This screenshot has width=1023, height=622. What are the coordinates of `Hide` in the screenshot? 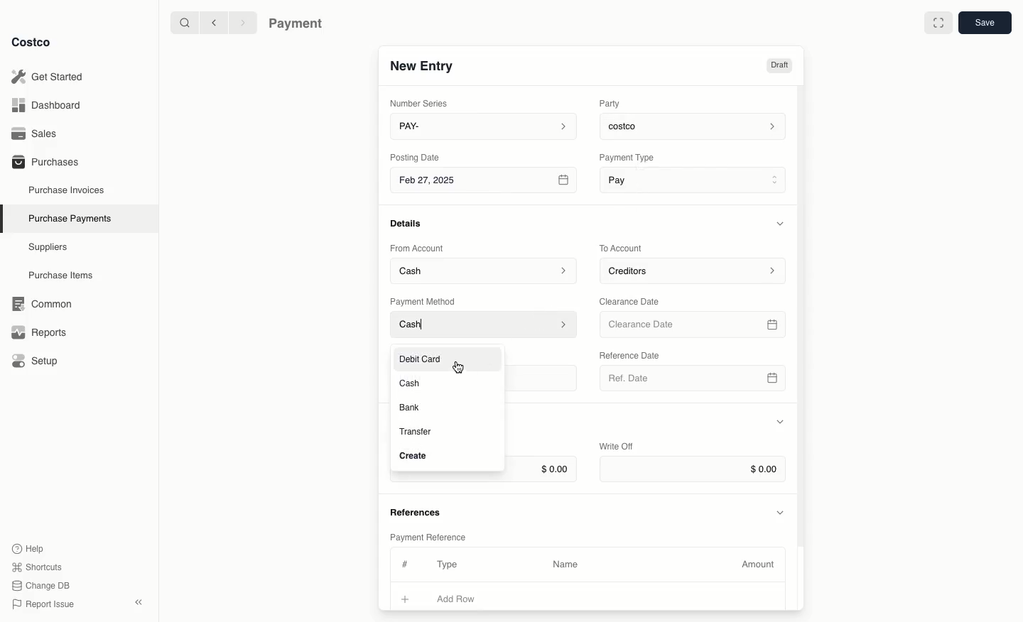 It's located at (781, 511).